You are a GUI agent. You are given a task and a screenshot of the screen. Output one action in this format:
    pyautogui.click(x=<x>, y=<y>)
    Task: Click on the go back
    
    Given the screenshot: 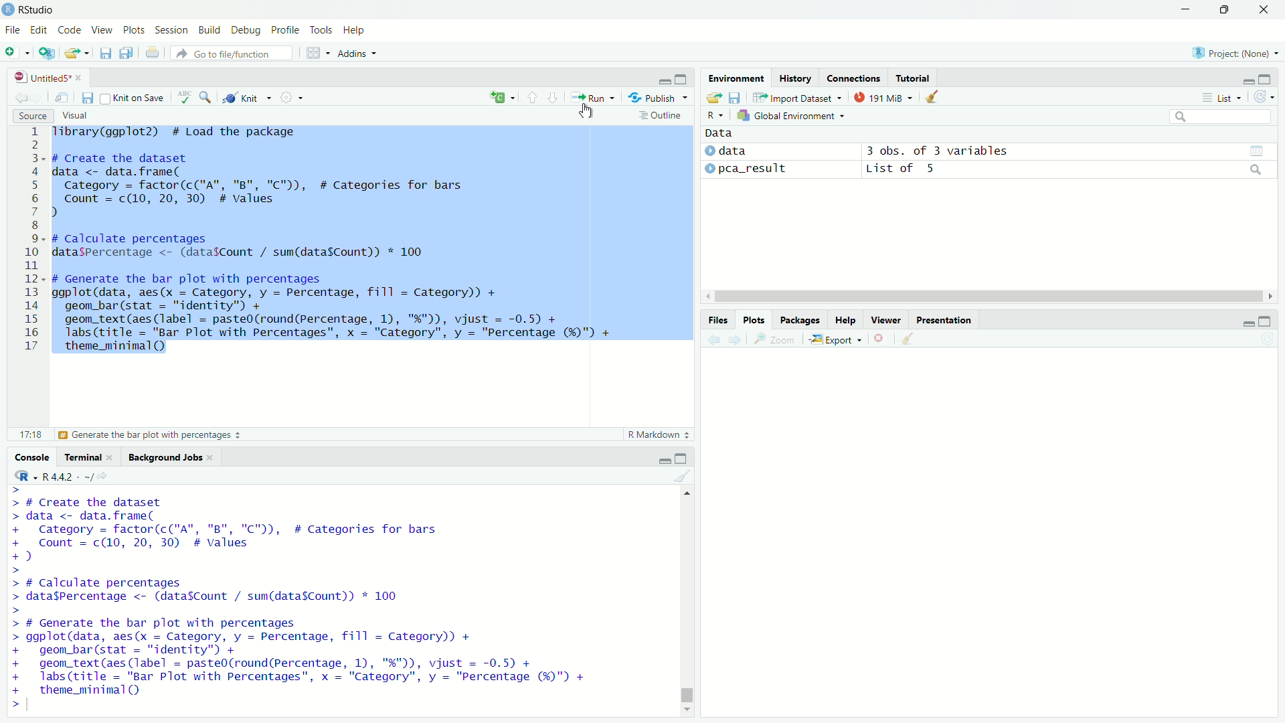 What is the action you would take?
    pyautogui.click(x=21, y=98)
    